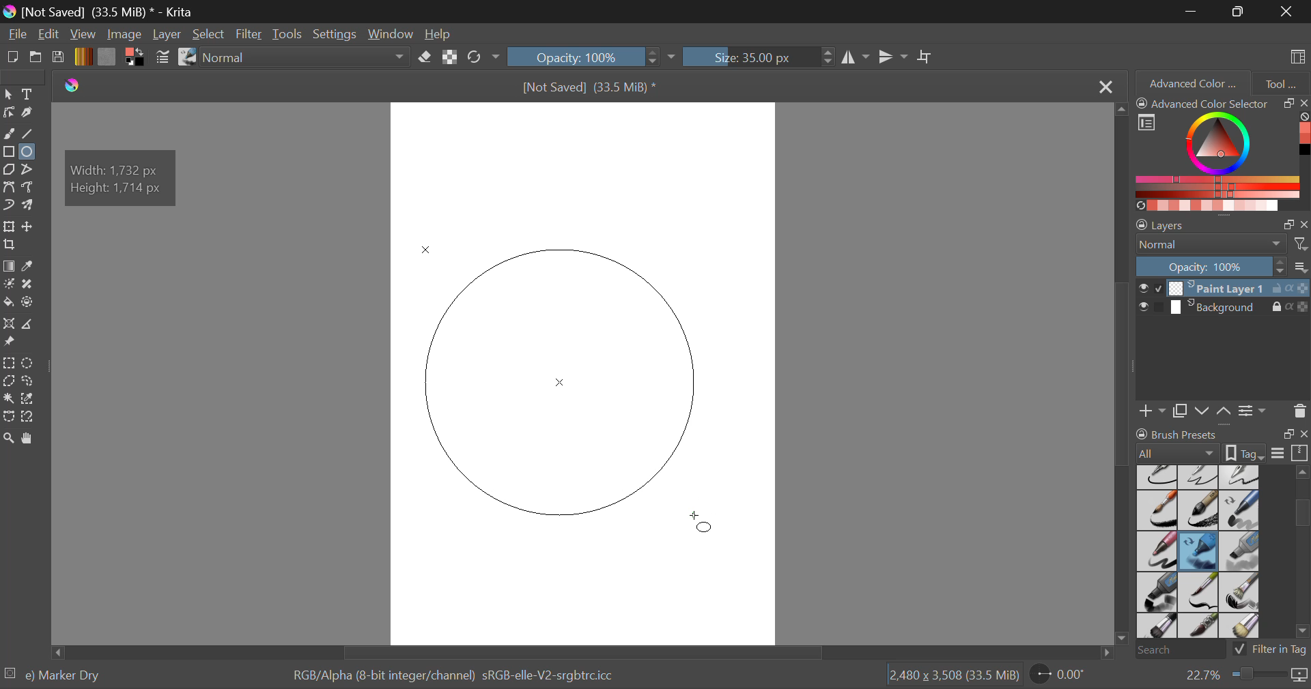 This screenshot has height=689, width=1311. What do you see at coordinates (1214, 409) in the screenshot?
I see `Move Layers` at bounding box center [1214, 409].